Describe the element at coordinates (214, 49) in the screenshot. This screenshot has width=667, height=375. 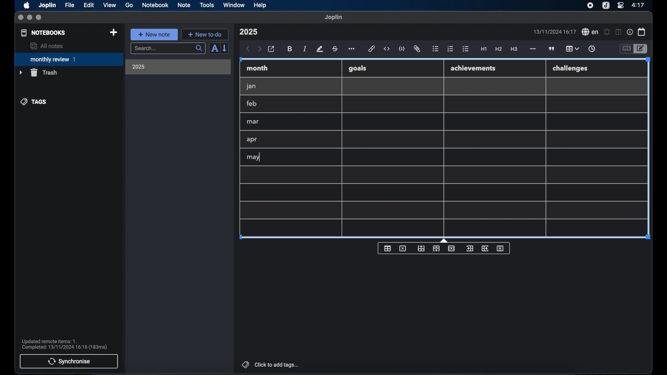
I see `sort order field` at that location.